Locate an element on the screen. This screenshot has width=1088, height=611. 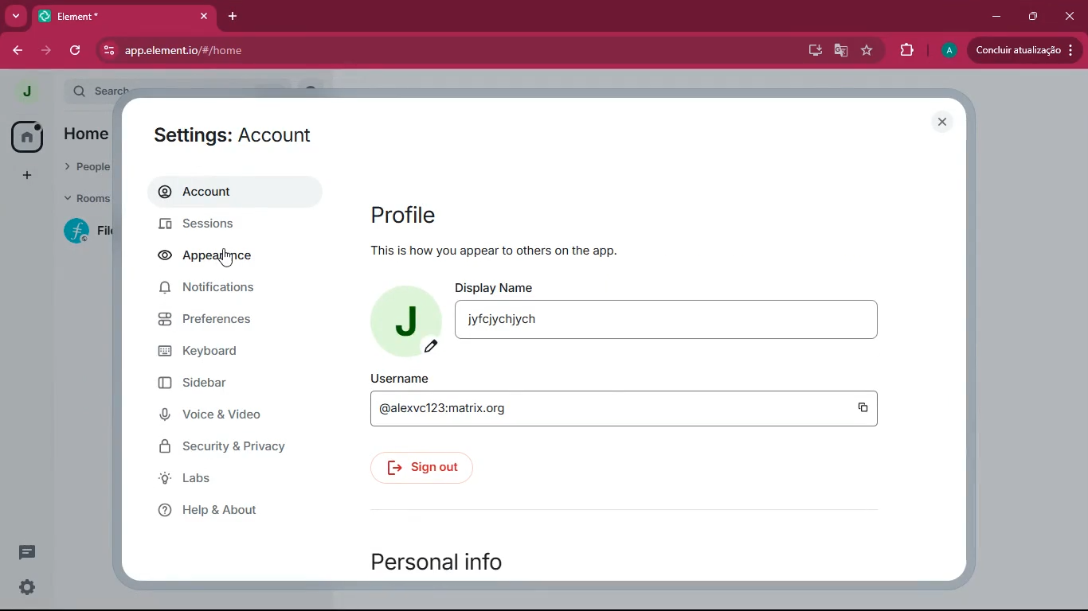
close is located at coordinates (1070, 12).